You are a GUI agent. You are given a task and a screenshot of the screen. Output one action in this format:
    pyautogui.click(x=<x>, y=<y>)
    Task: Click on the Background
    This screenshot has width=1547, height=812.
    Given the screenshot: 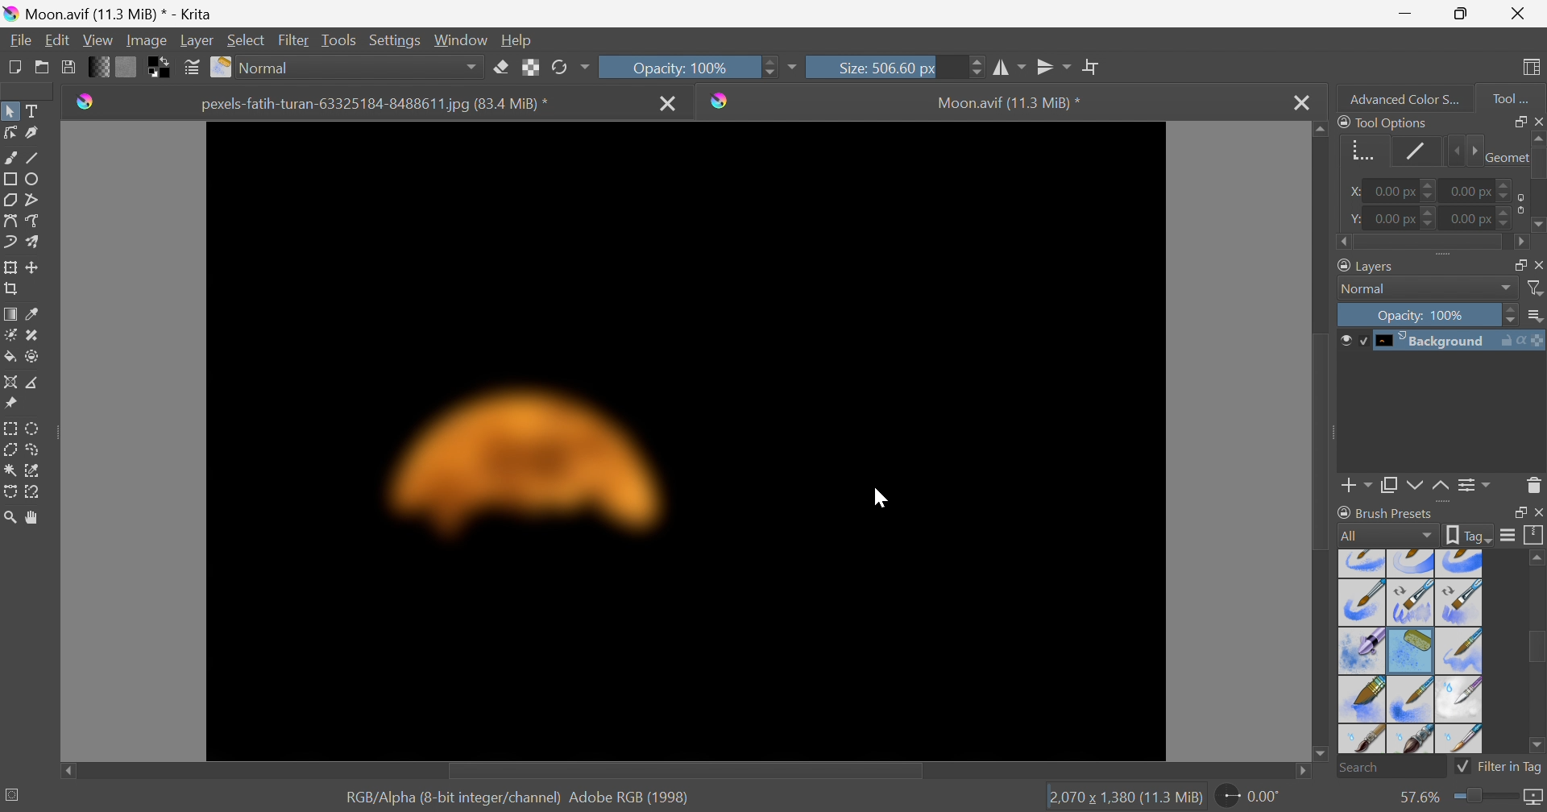 What is the action you would take?
    pyautogui.click(x=1441, y=342)
    